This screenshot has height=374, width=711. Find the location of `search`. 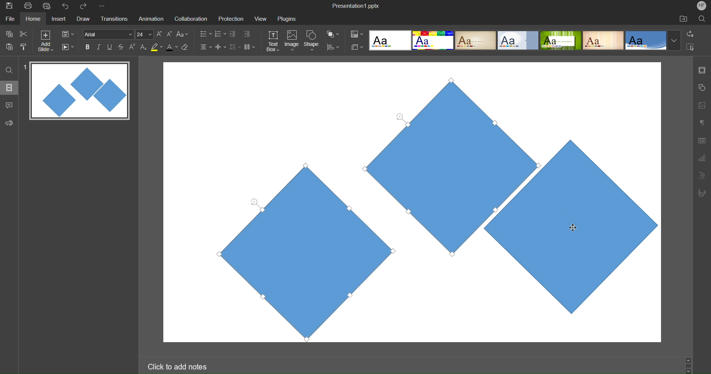

search is located at coordinates (10, 70).